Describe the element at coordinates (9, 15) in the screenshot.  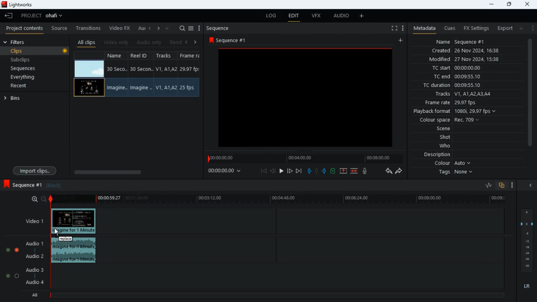
I see `leave` at that location.